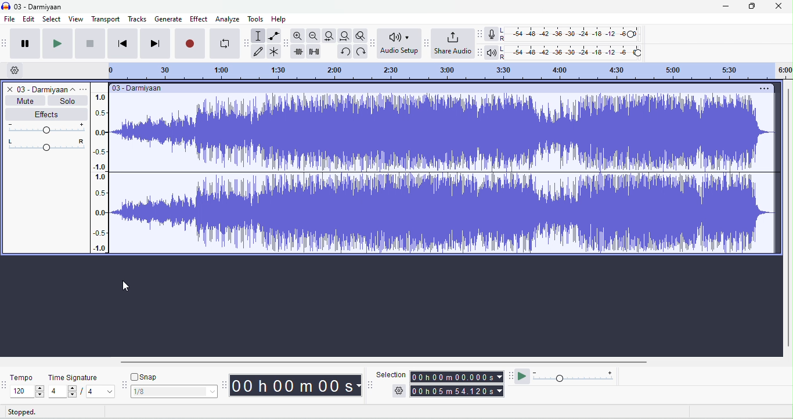  I want to click on pan, so click(45, 145).